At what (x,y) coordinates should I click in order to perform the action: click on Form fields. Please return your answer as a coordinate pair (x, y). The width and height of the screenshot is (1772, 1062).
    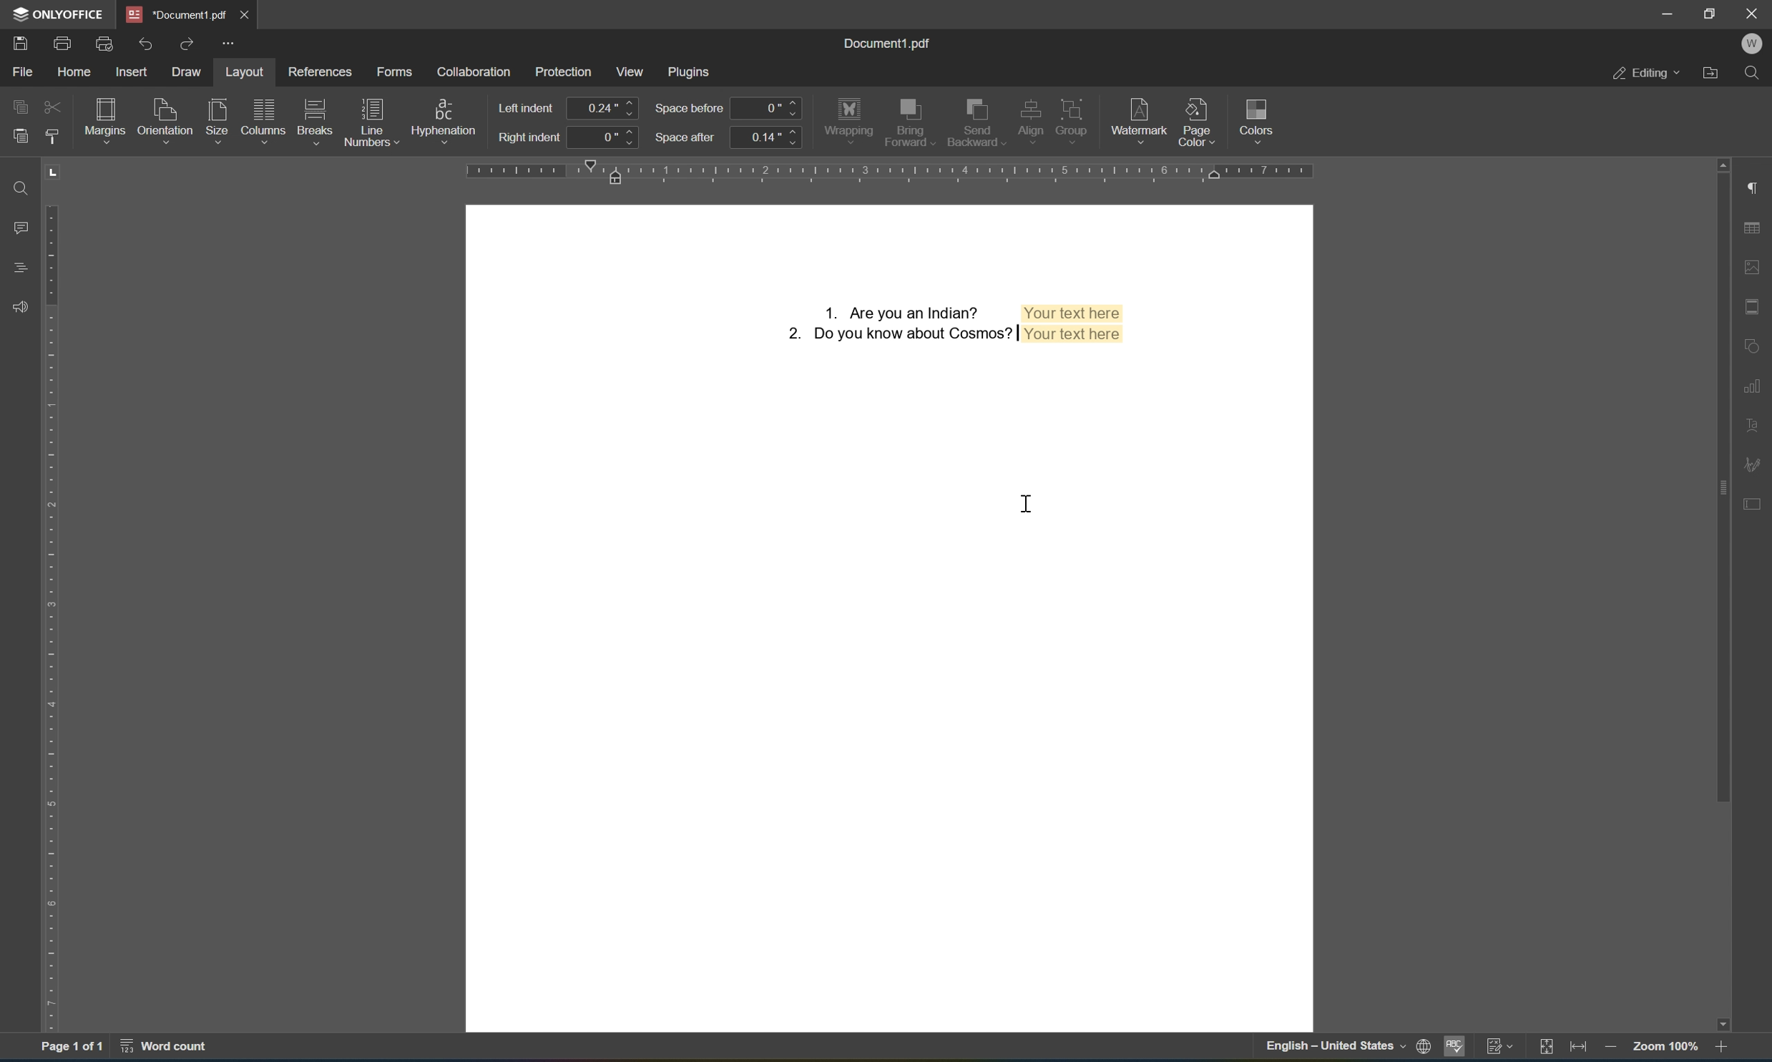
    Looking at the image, I should click on (949, 323).